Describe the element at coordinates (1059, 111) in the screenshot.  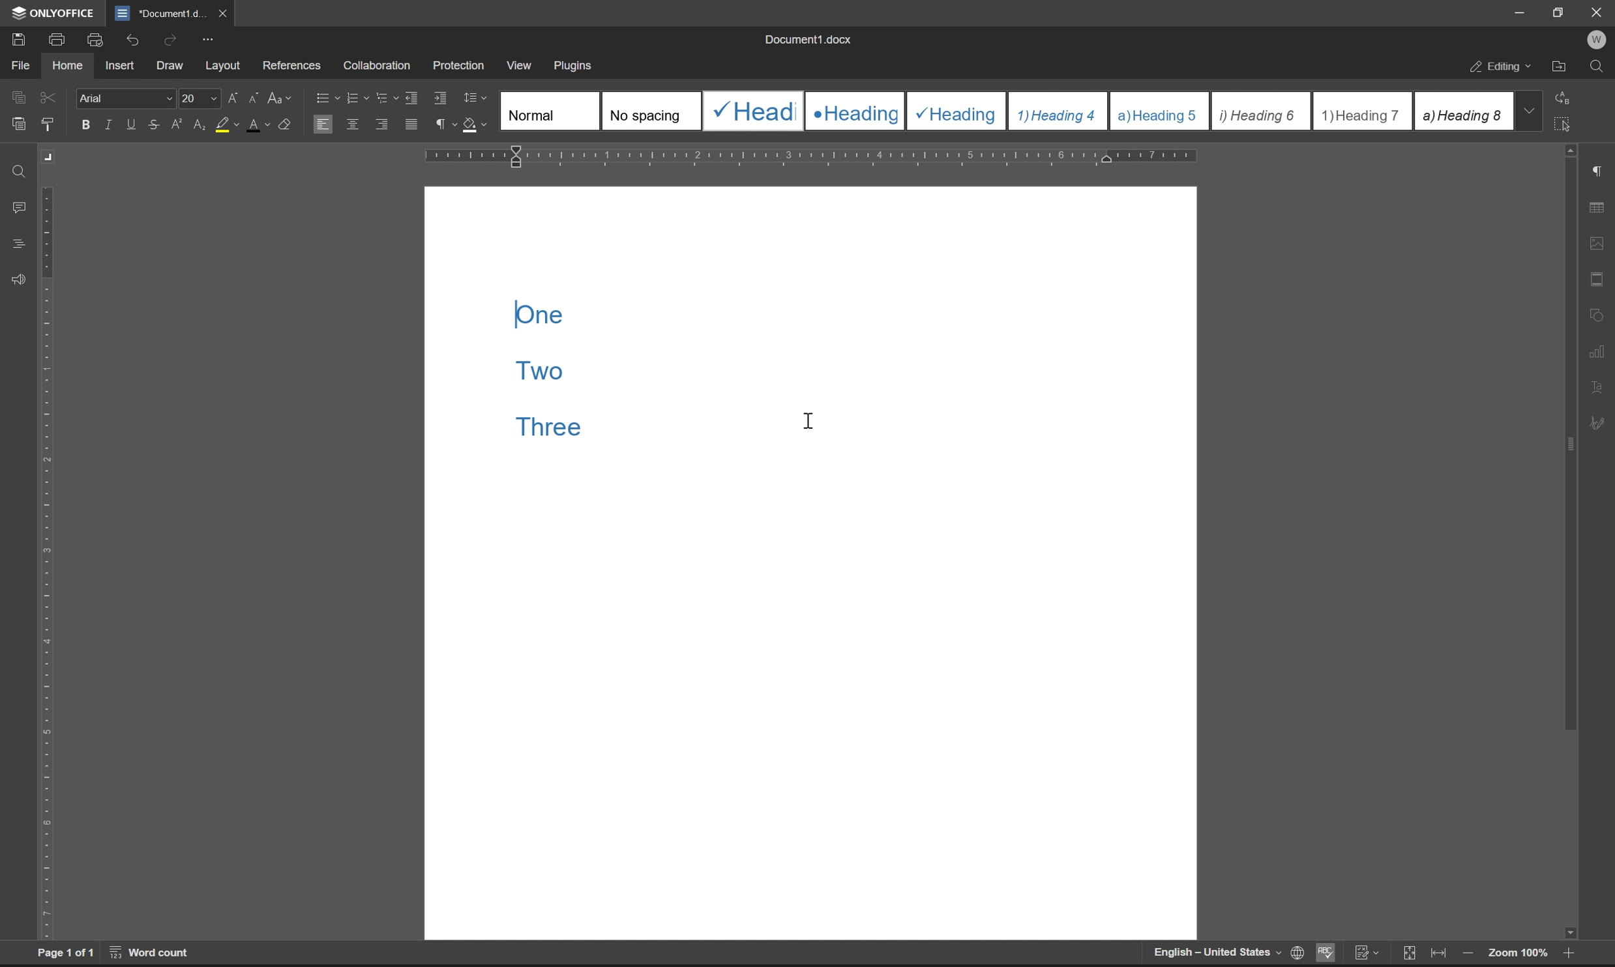
I see `Heading 4` at that location.